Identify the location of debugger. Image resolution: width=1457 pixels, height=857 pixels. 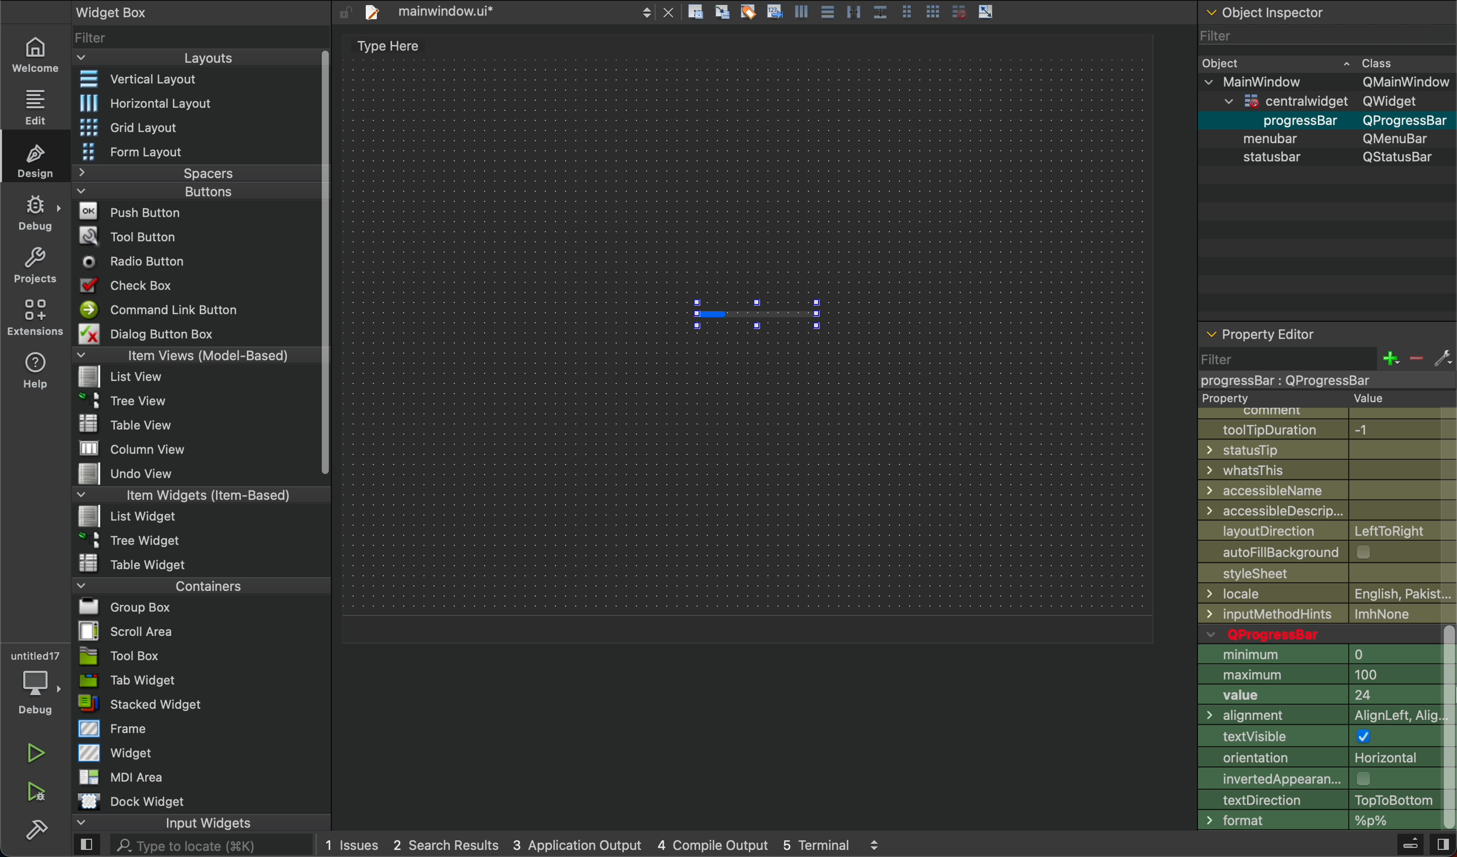
(35, 681).